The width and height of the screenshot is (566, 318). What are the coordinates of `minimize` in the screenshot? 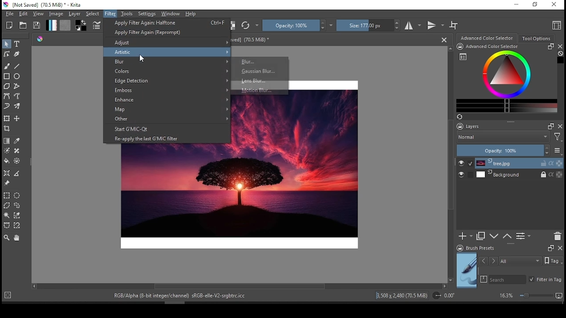 It's located at (516, 4).